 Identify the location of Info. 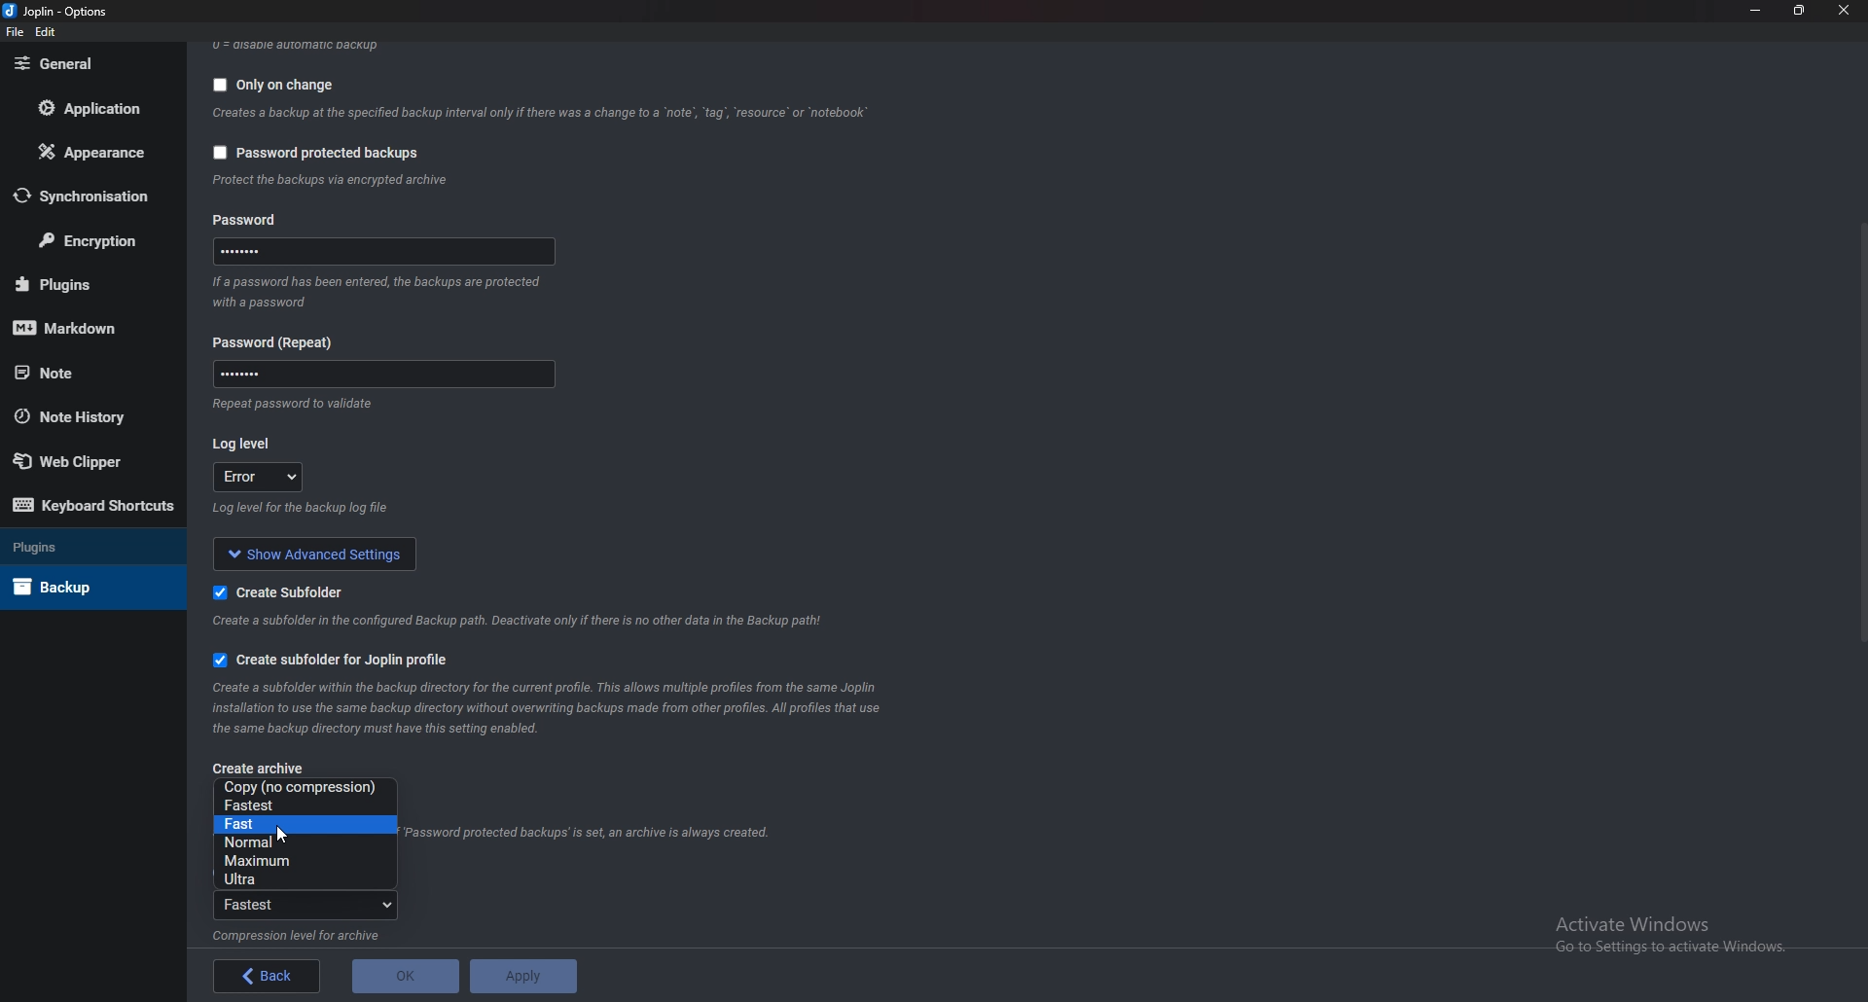
(304, 936).